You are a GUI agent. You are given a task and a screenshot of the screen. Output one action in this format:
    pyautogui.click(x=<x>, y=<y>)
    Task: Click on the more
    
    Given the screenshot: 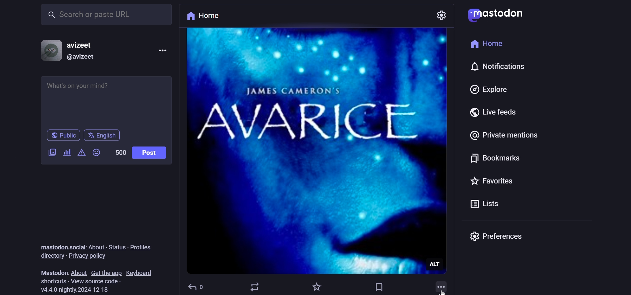 What is the action you would take?
    pyautogui.click(x=441, y=285)
    